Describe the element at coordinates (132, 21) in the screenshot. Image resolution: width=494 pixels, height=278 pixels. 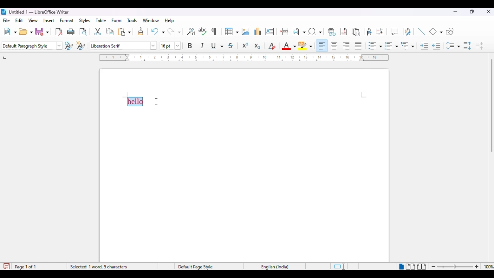
I see `tools` at that location.